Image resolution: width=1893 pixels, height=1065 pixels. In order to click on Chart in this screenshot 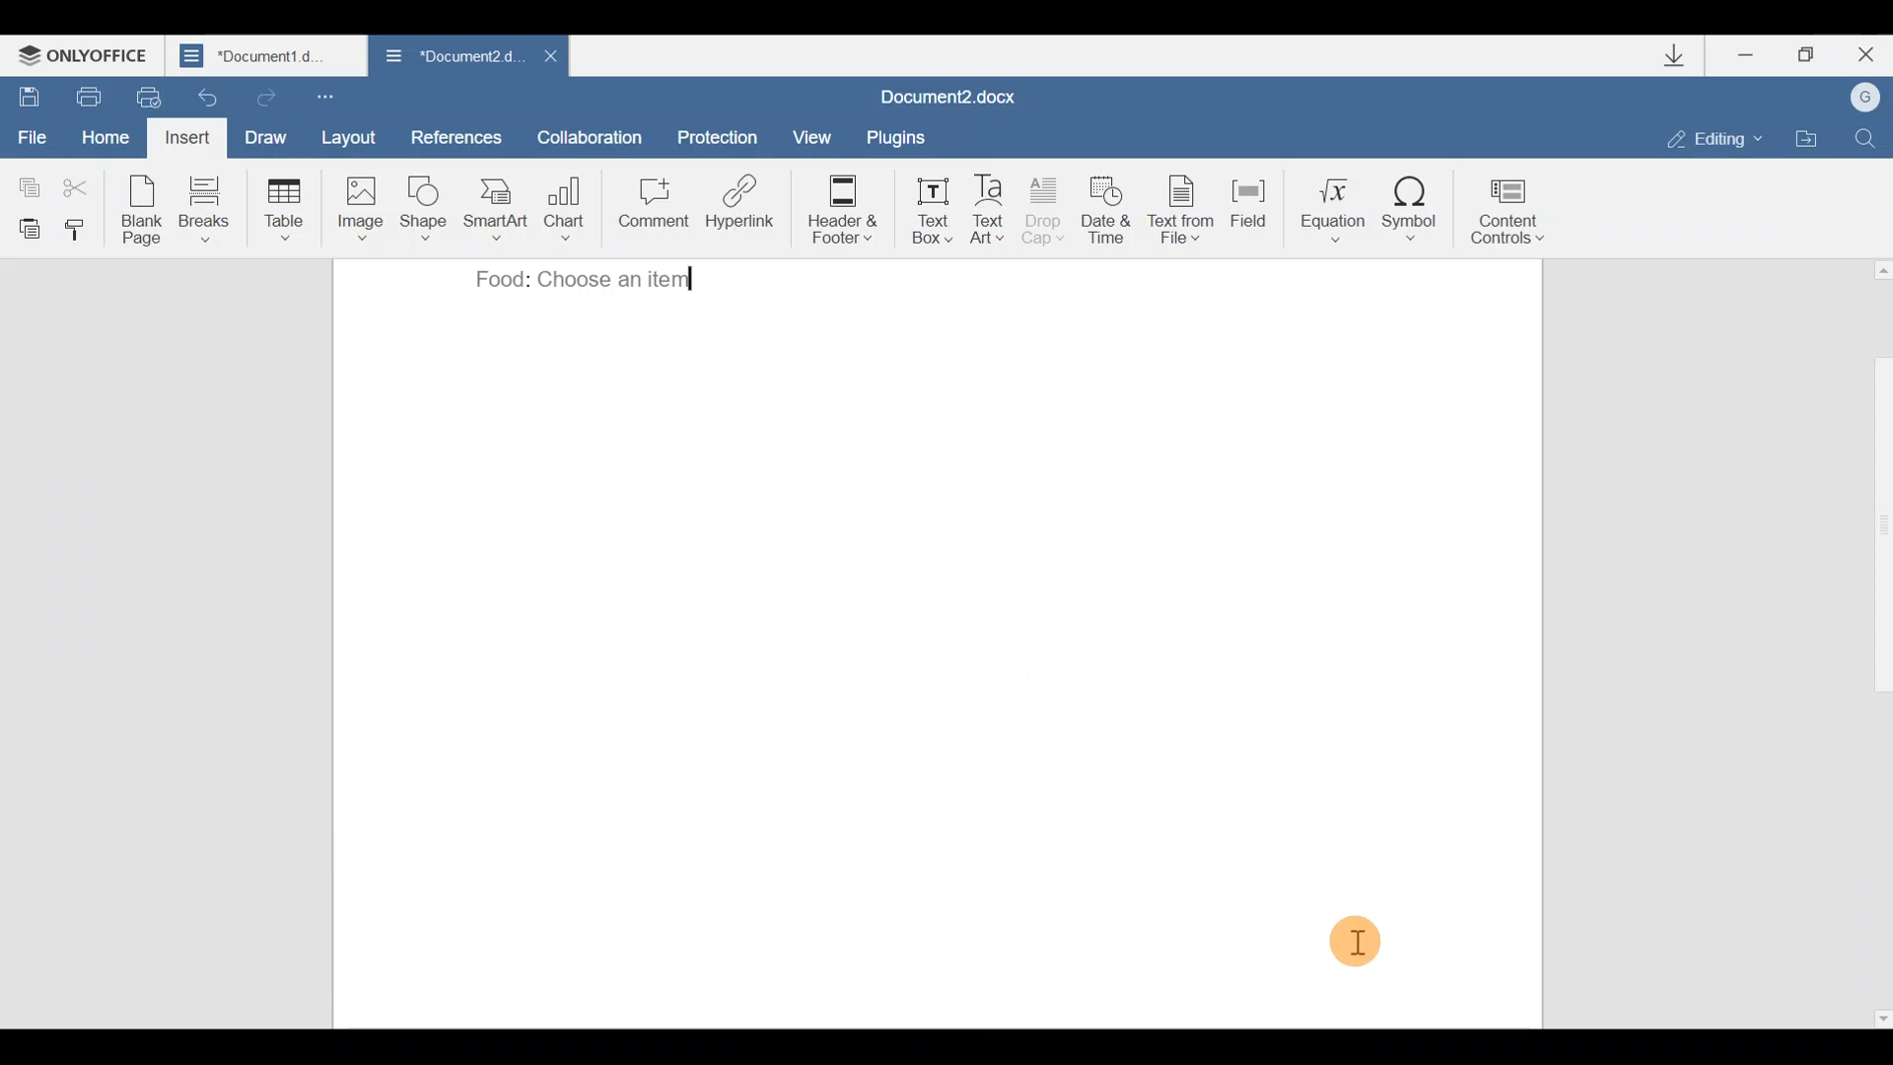, I will do `click(568, 202)`.